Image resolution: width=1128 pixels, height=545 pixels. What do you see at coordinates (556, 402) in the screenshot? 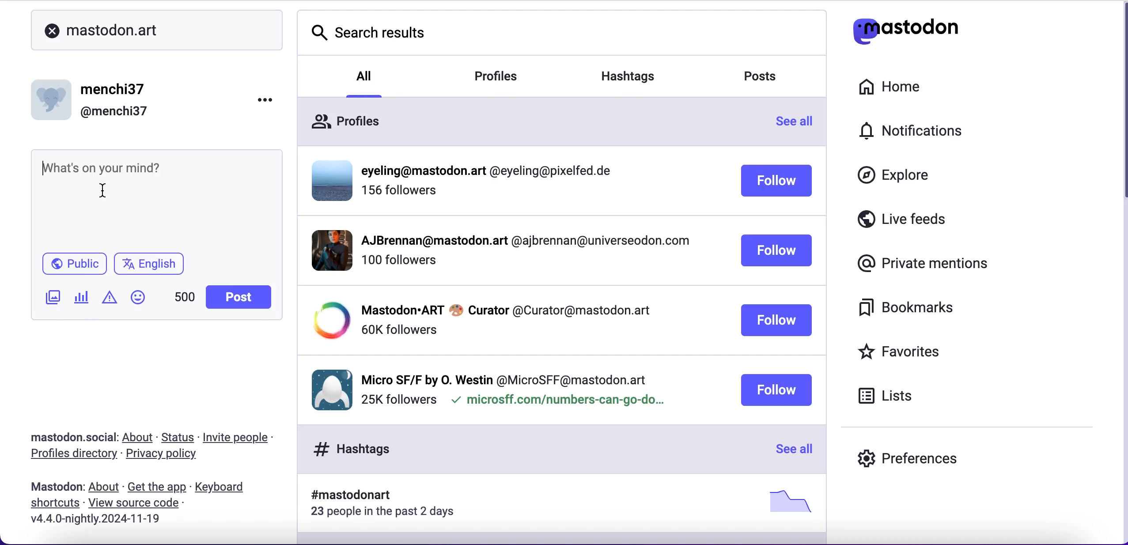
I see `microsff` at bounding box center [556, 402].